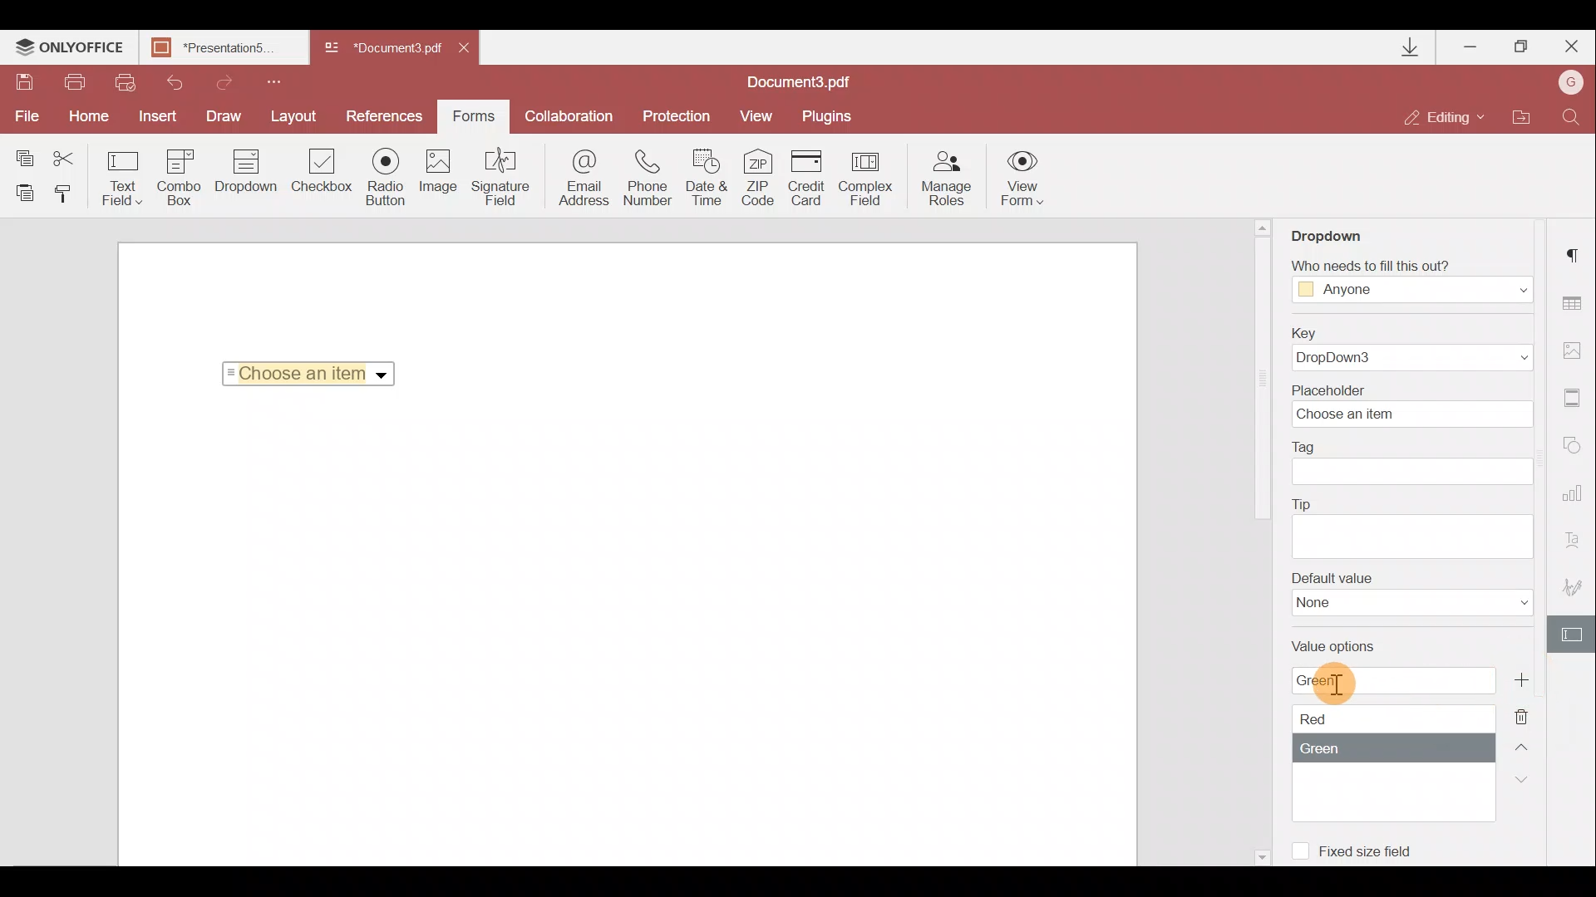  I want to click on Maximize, so click(1520, 49).